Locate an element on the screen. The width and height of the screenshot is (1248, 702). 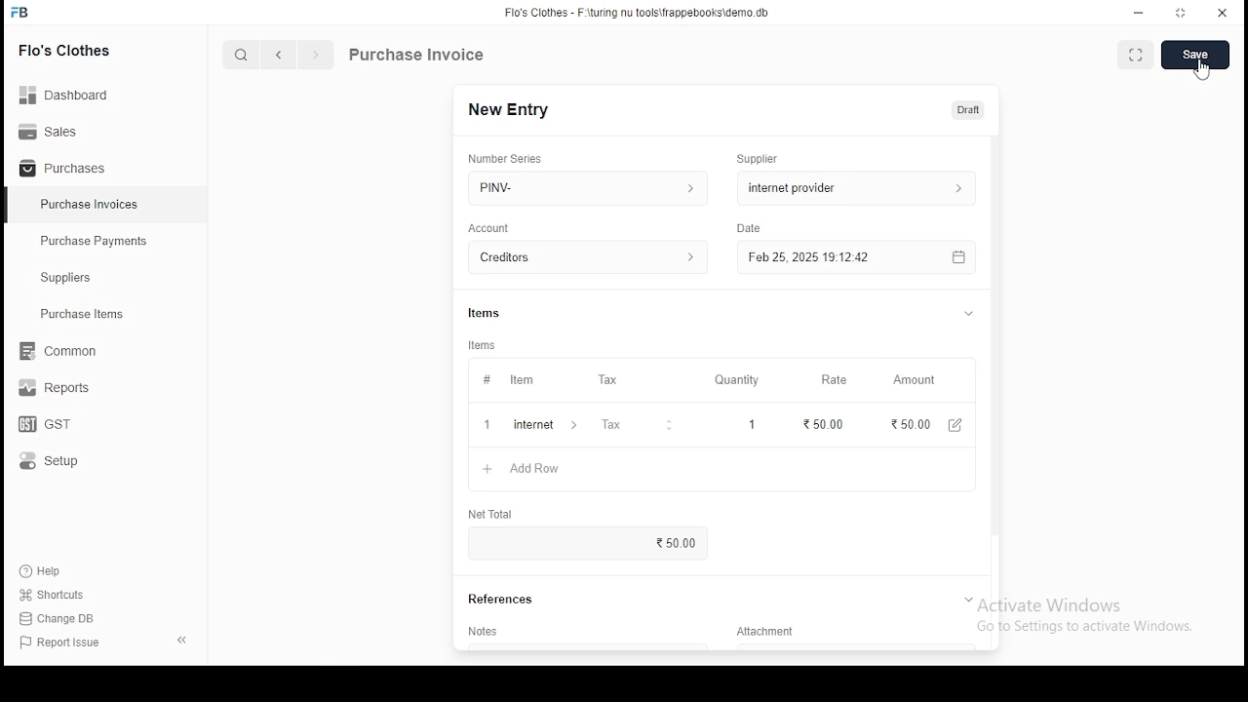
toggle between form and fullscreen  is located at coordinates (1137, 57).